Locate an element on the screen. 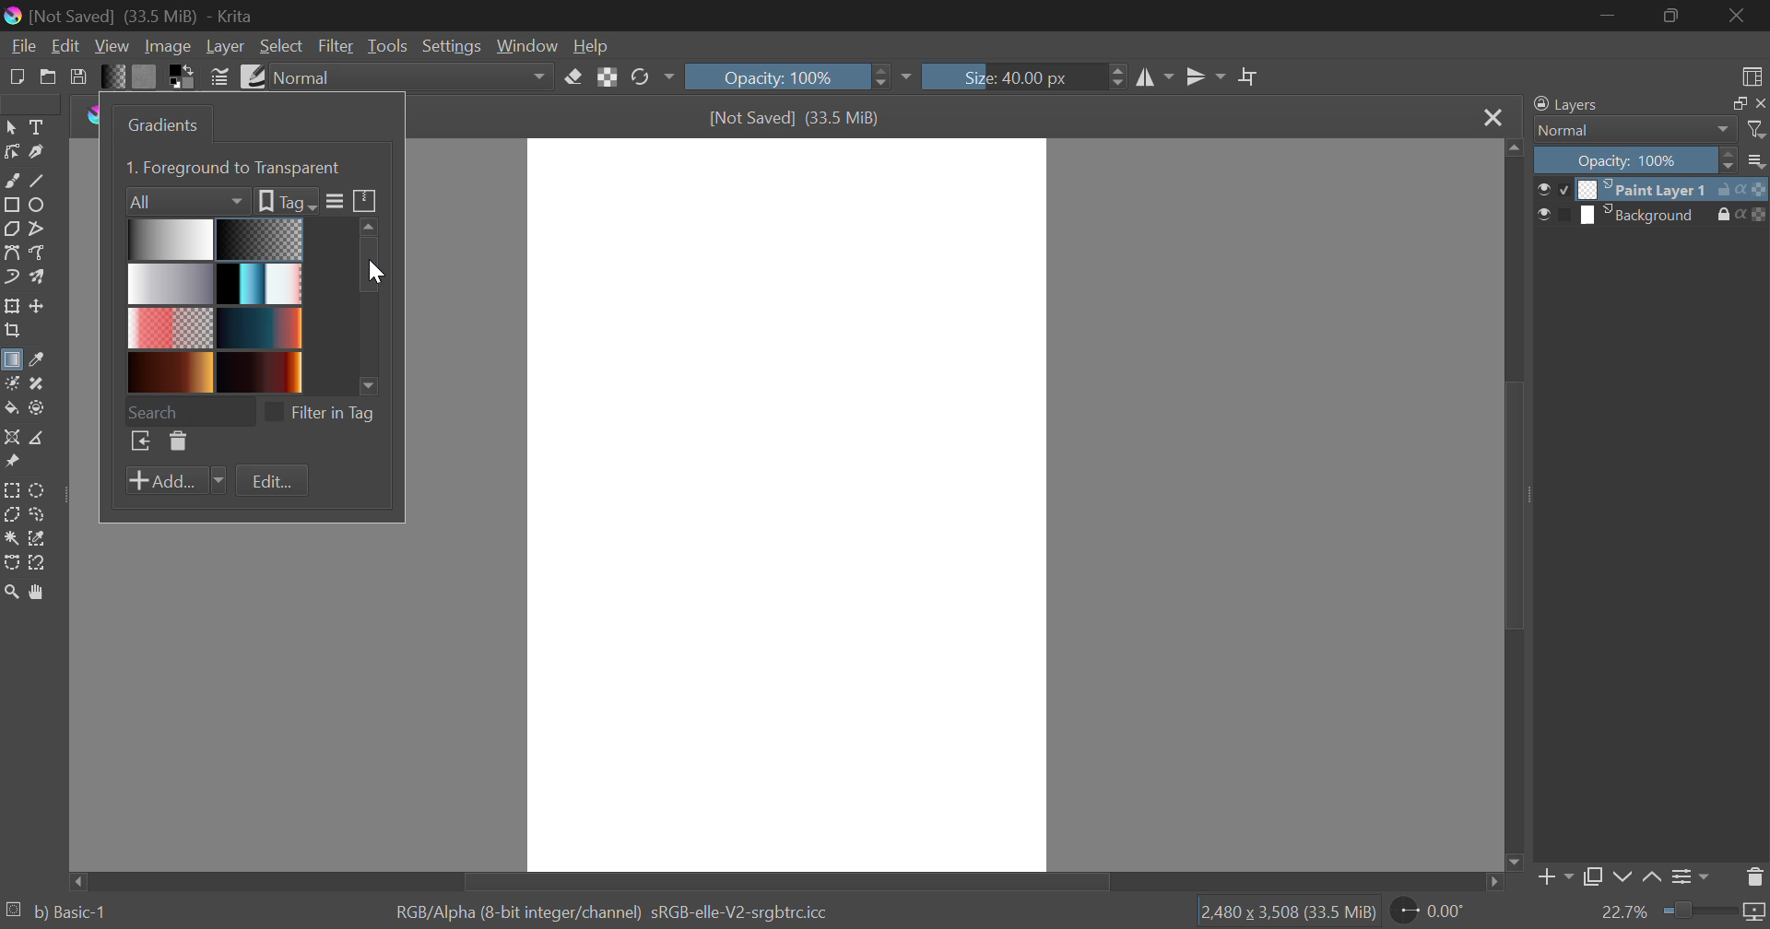  Opacity: 100% is located at coordinates (796, 76).